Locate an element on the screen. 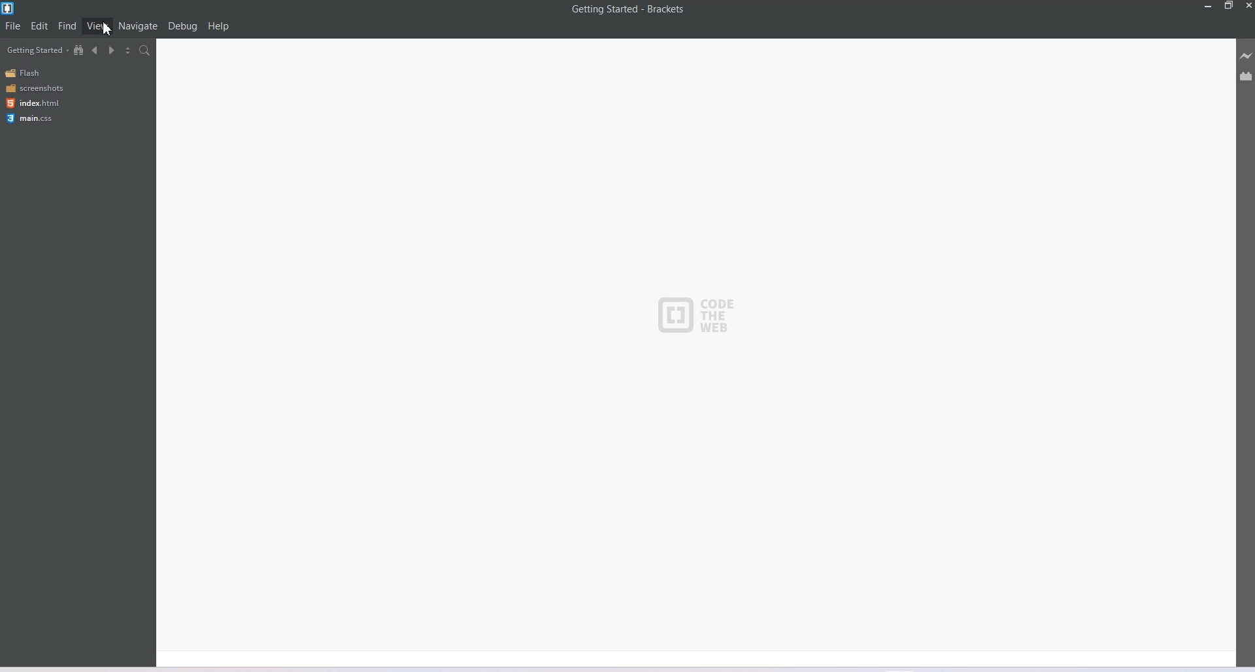 The width and height of the screenshot is (1255, 672). Find is located at coordinates (68, 25).